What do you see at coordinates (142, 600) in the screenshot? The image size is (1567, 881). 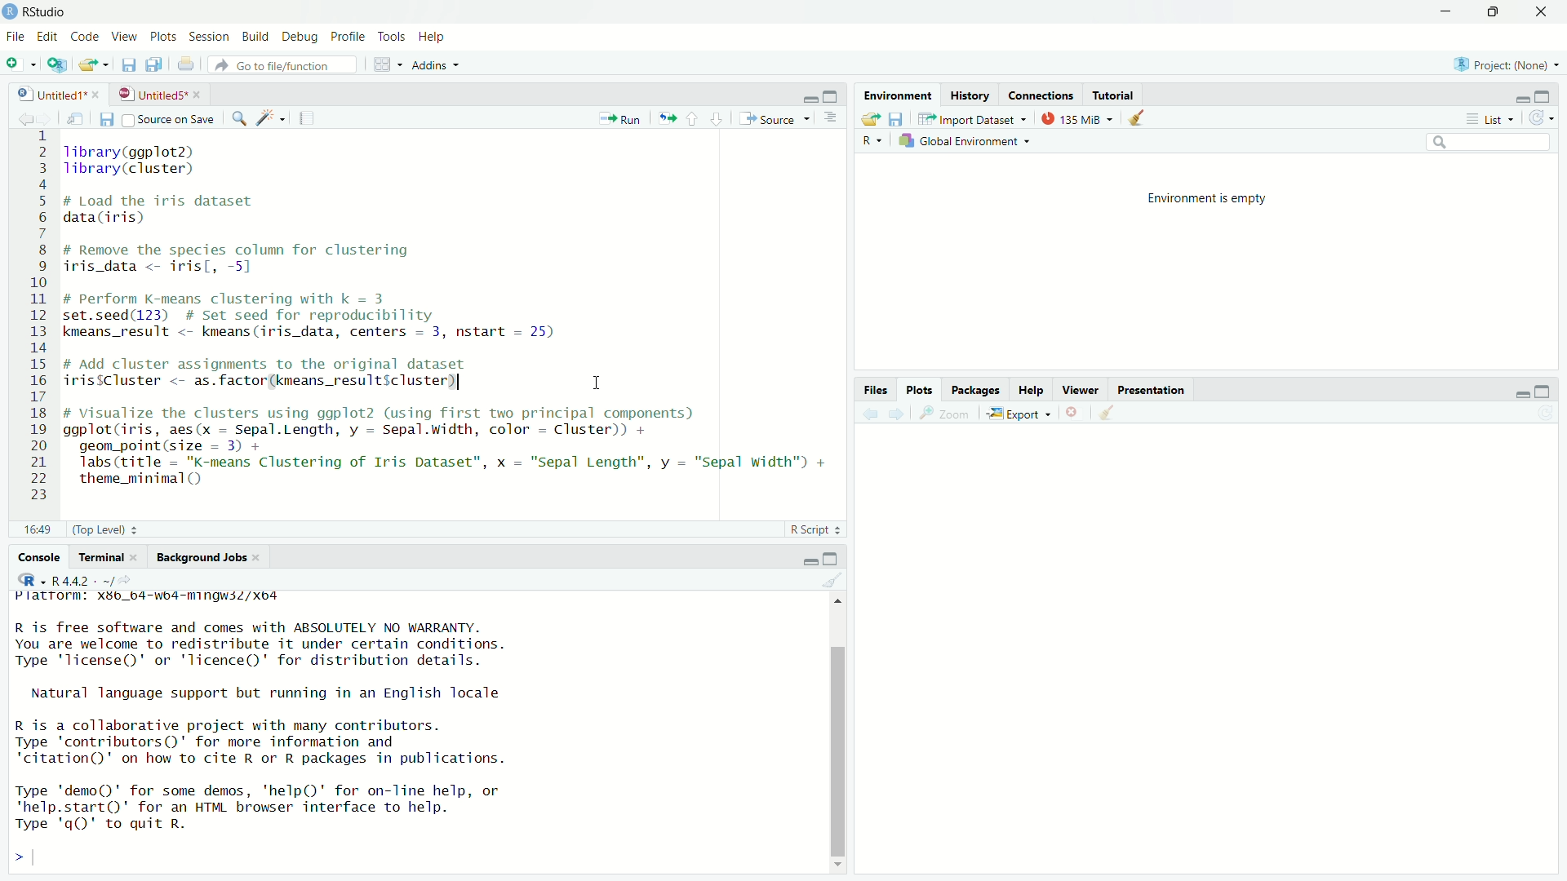 I see `platform` at bounding box center [142, 600].